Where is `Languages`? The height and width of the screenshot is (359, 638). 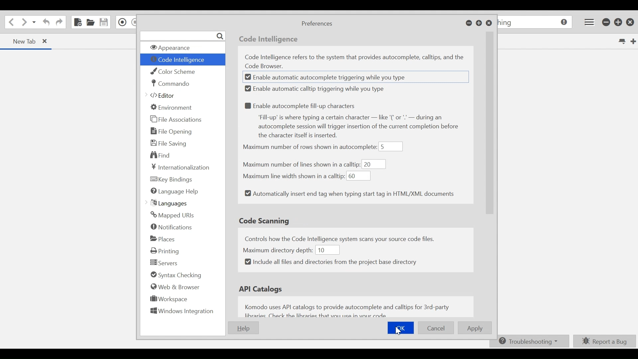
Languages is located at coordinates (168, 203).